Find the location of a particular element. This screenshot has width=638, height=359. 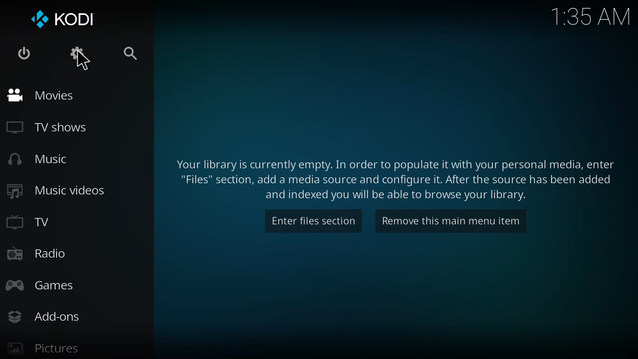

tv is located at coordinates (29, 223).